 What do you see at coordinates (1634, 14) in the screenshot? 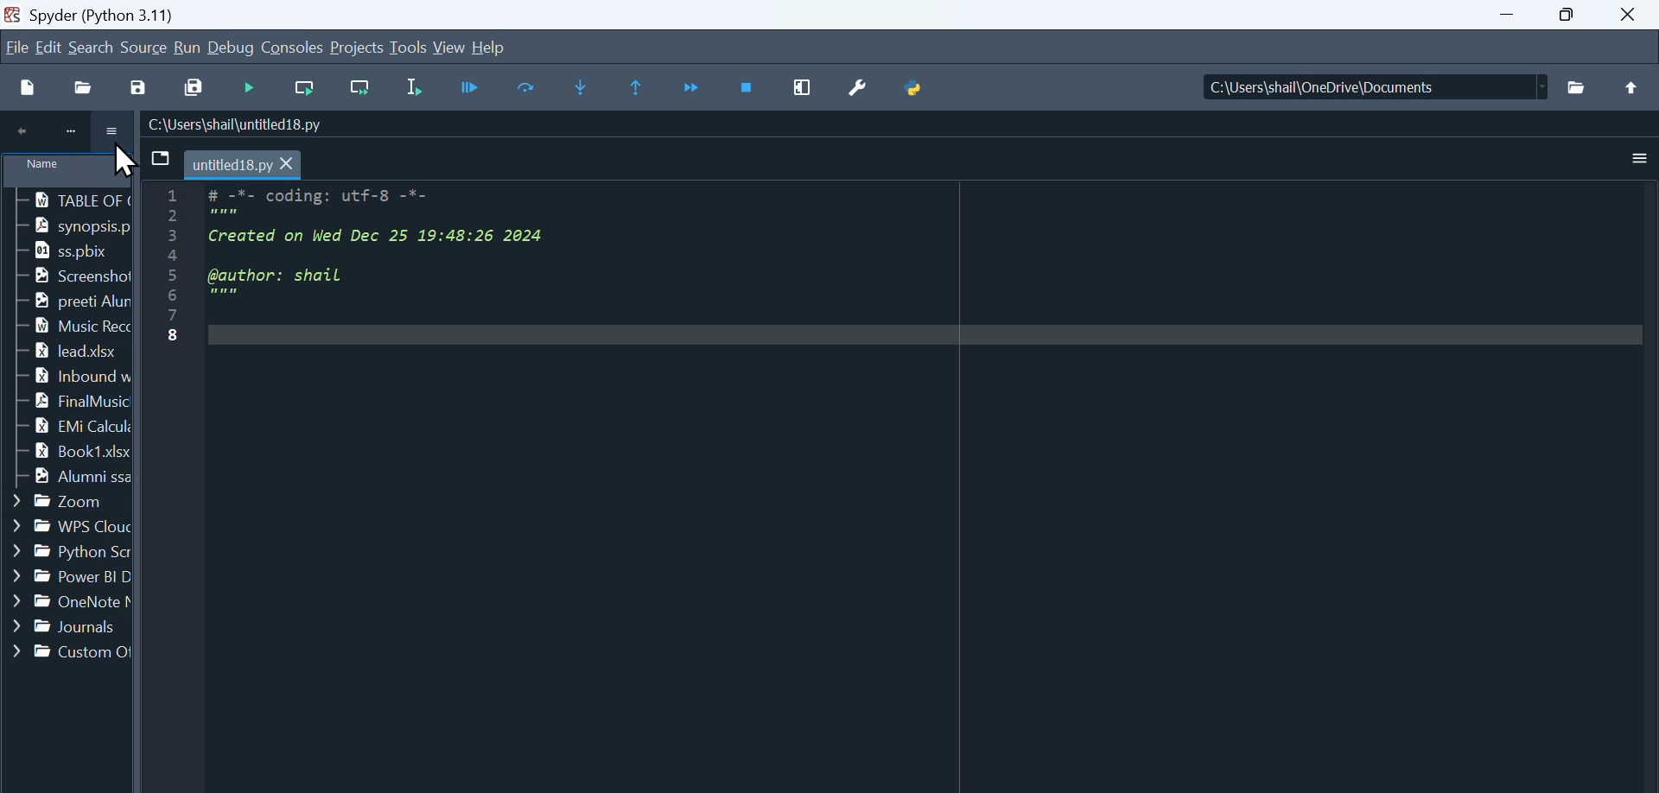
I see `Close` at bounding box center [1634, 14].